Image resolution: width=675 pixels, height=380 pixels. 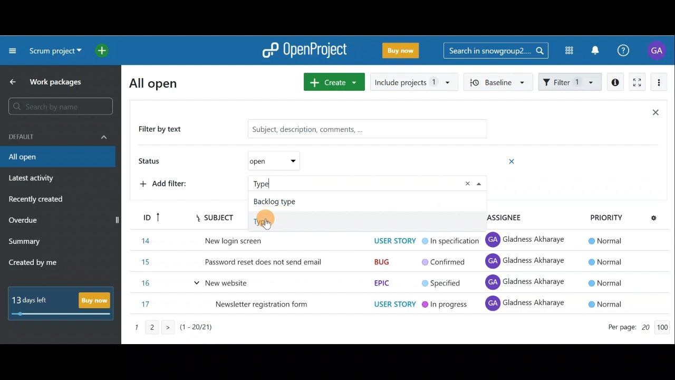 I want to click on Page count, so click(x=635, y=328).